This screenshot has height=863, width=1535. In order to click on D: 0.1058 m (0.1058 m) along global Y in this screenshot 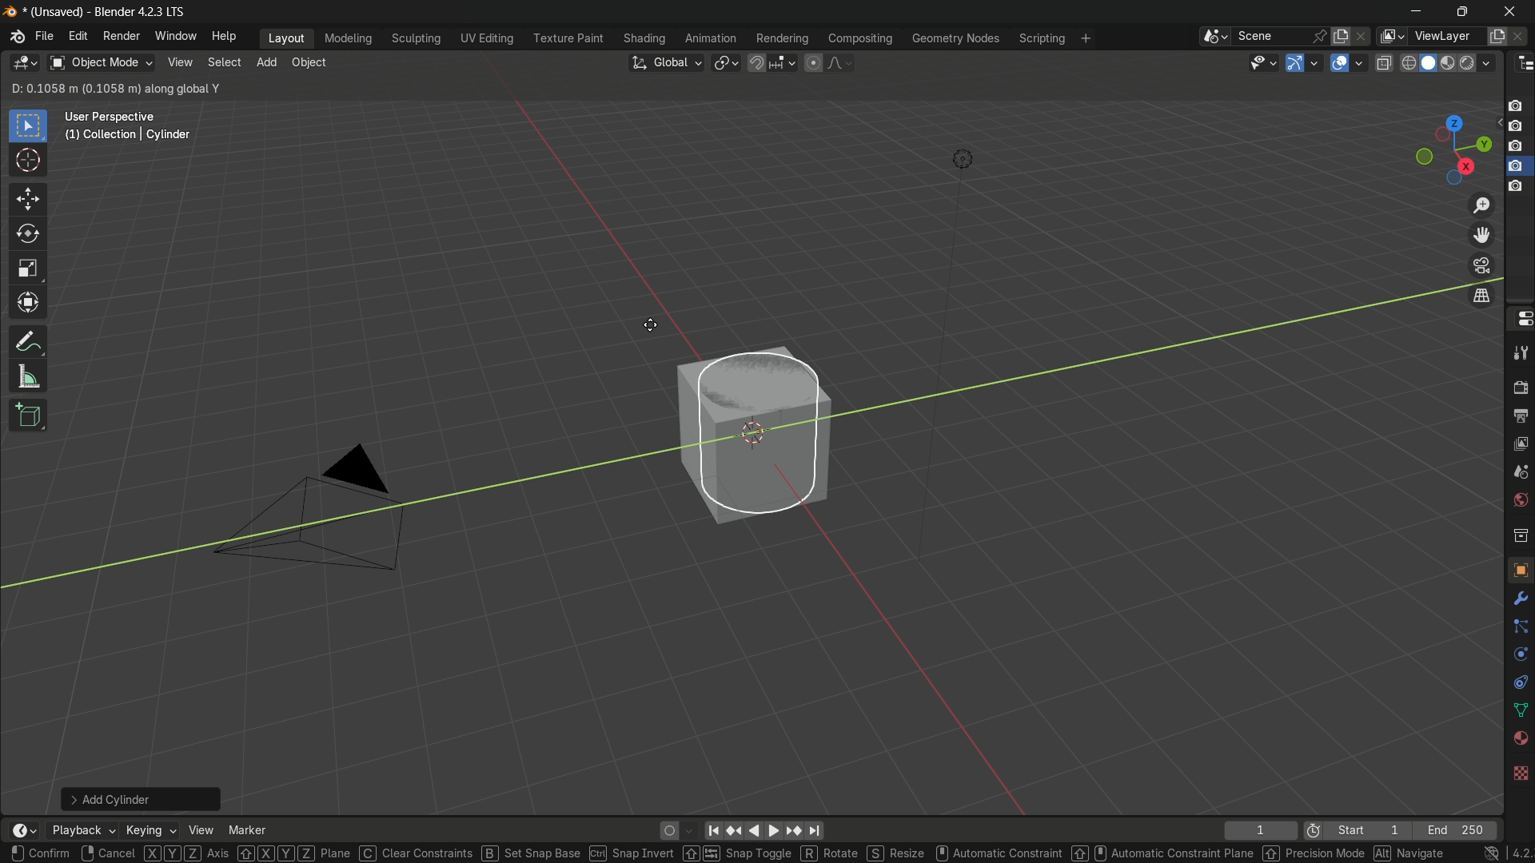, I will do `click(114, 89)`.